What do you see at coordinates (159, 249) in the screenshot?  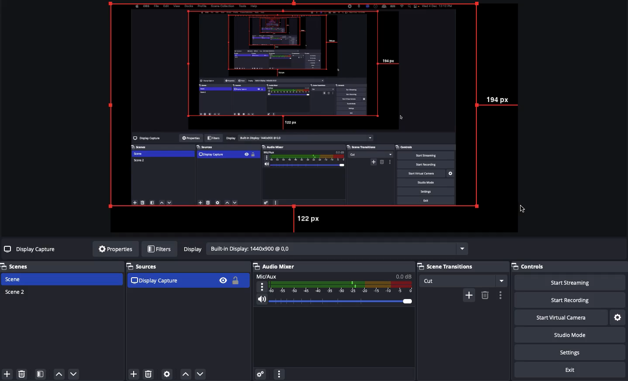 I see `Fitters` at bounding box center [159, 249].